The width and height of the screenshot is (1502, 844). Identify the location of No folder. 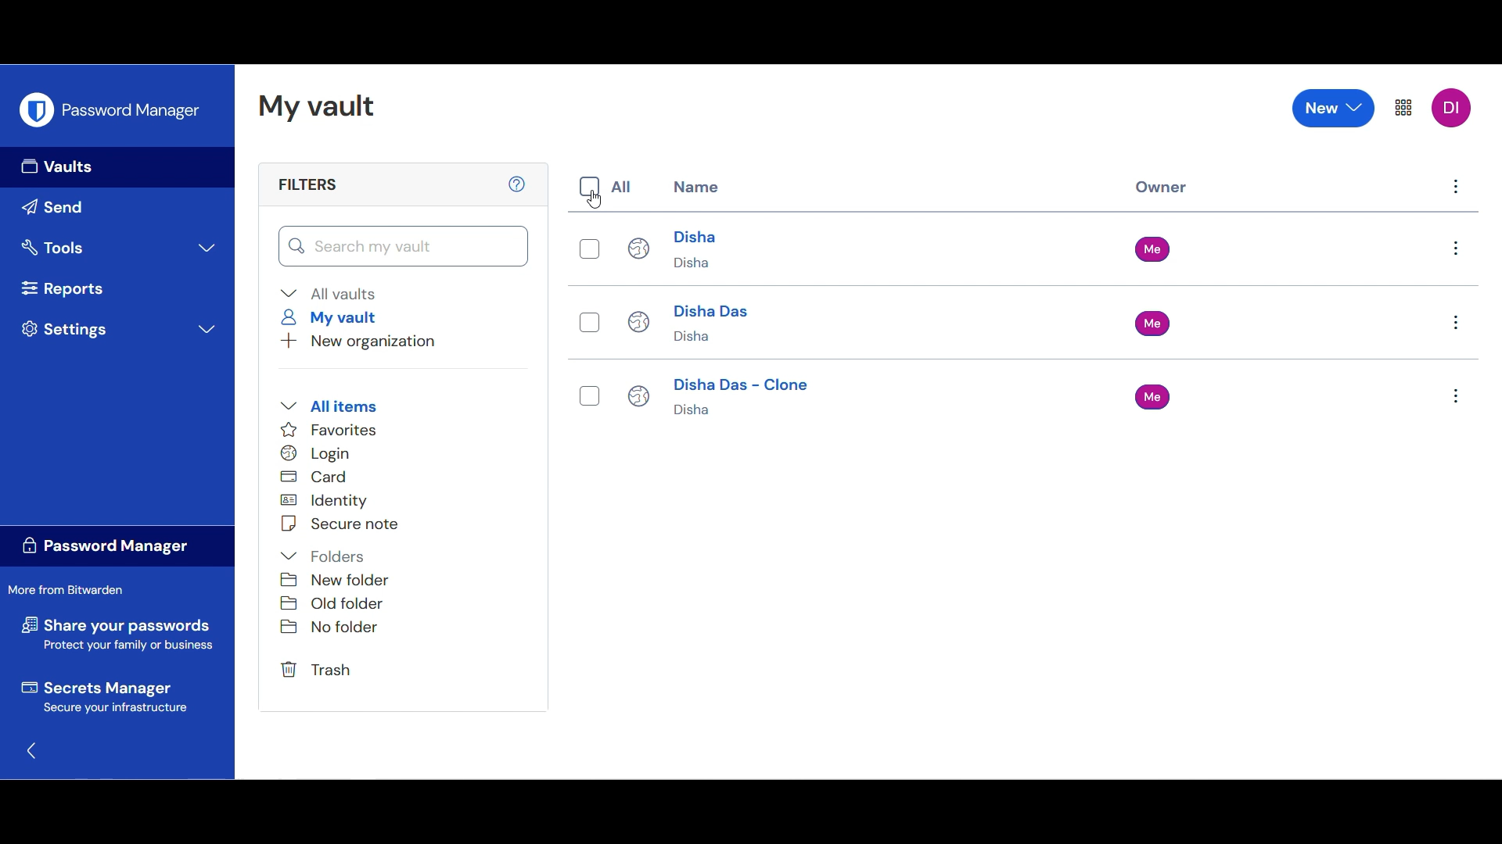
(327, 630).